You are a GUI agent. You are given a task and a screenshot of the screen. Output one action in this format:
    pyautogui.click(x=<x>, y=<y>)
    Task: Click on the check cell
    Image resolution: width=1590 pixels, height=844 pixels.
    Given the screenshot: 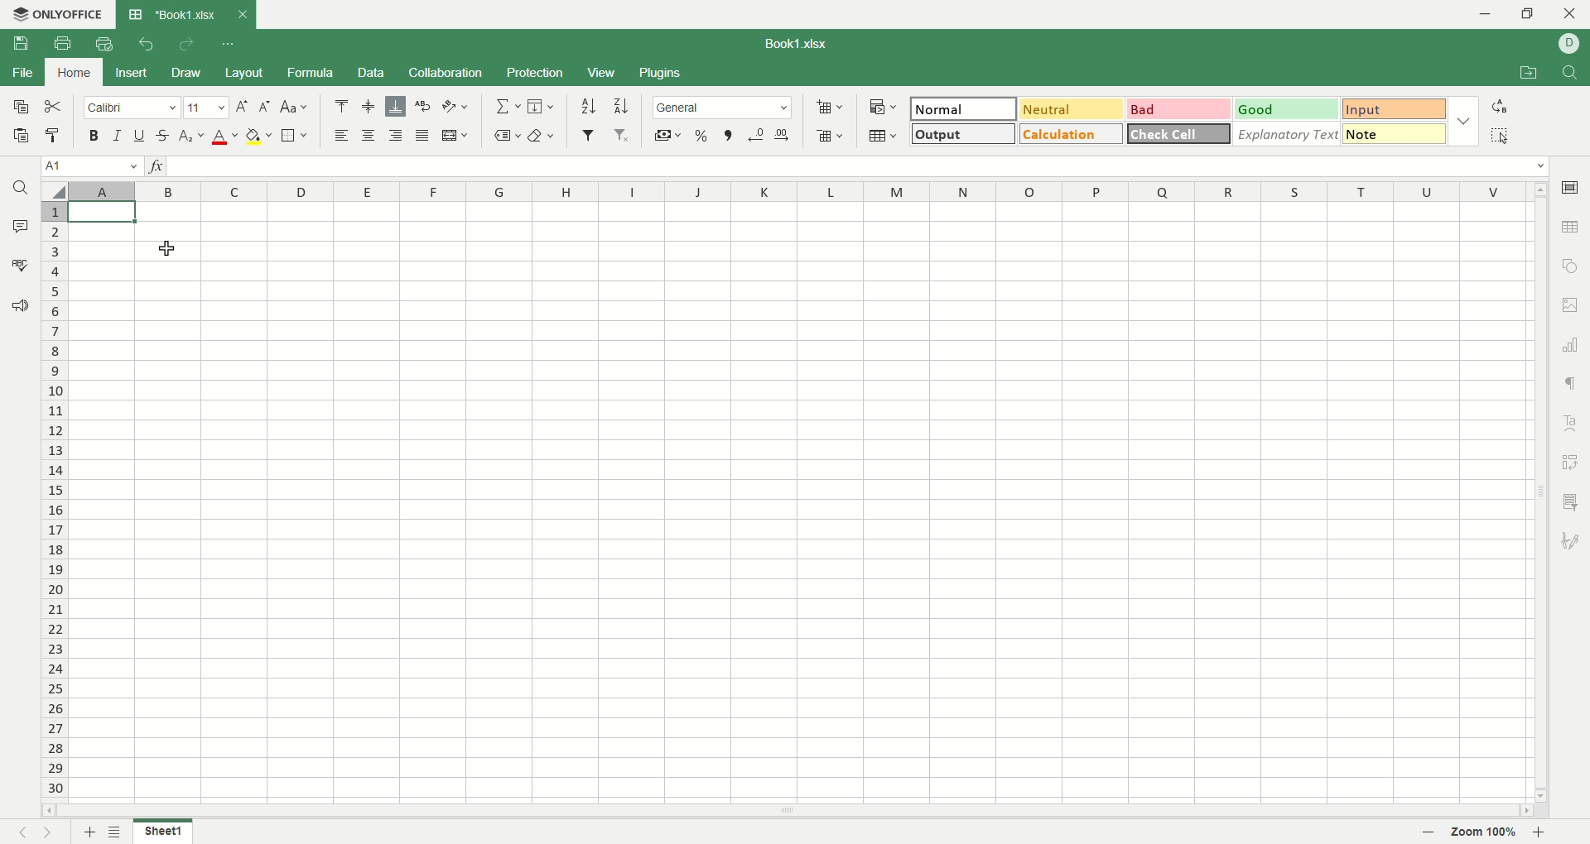 What is the action you would take?
    pyautogui.click(x=1178, y=134)
    